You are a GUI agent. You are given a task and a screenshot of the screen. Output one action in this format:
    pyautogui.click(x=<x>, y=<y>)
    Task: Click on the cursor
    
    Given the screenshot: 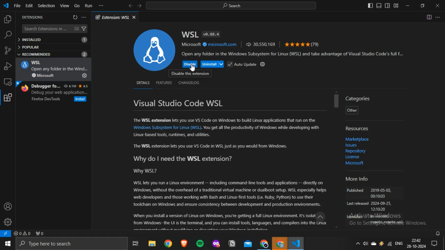 What is the action you would take?
    pyautogui.click(x=192, y=68)
    